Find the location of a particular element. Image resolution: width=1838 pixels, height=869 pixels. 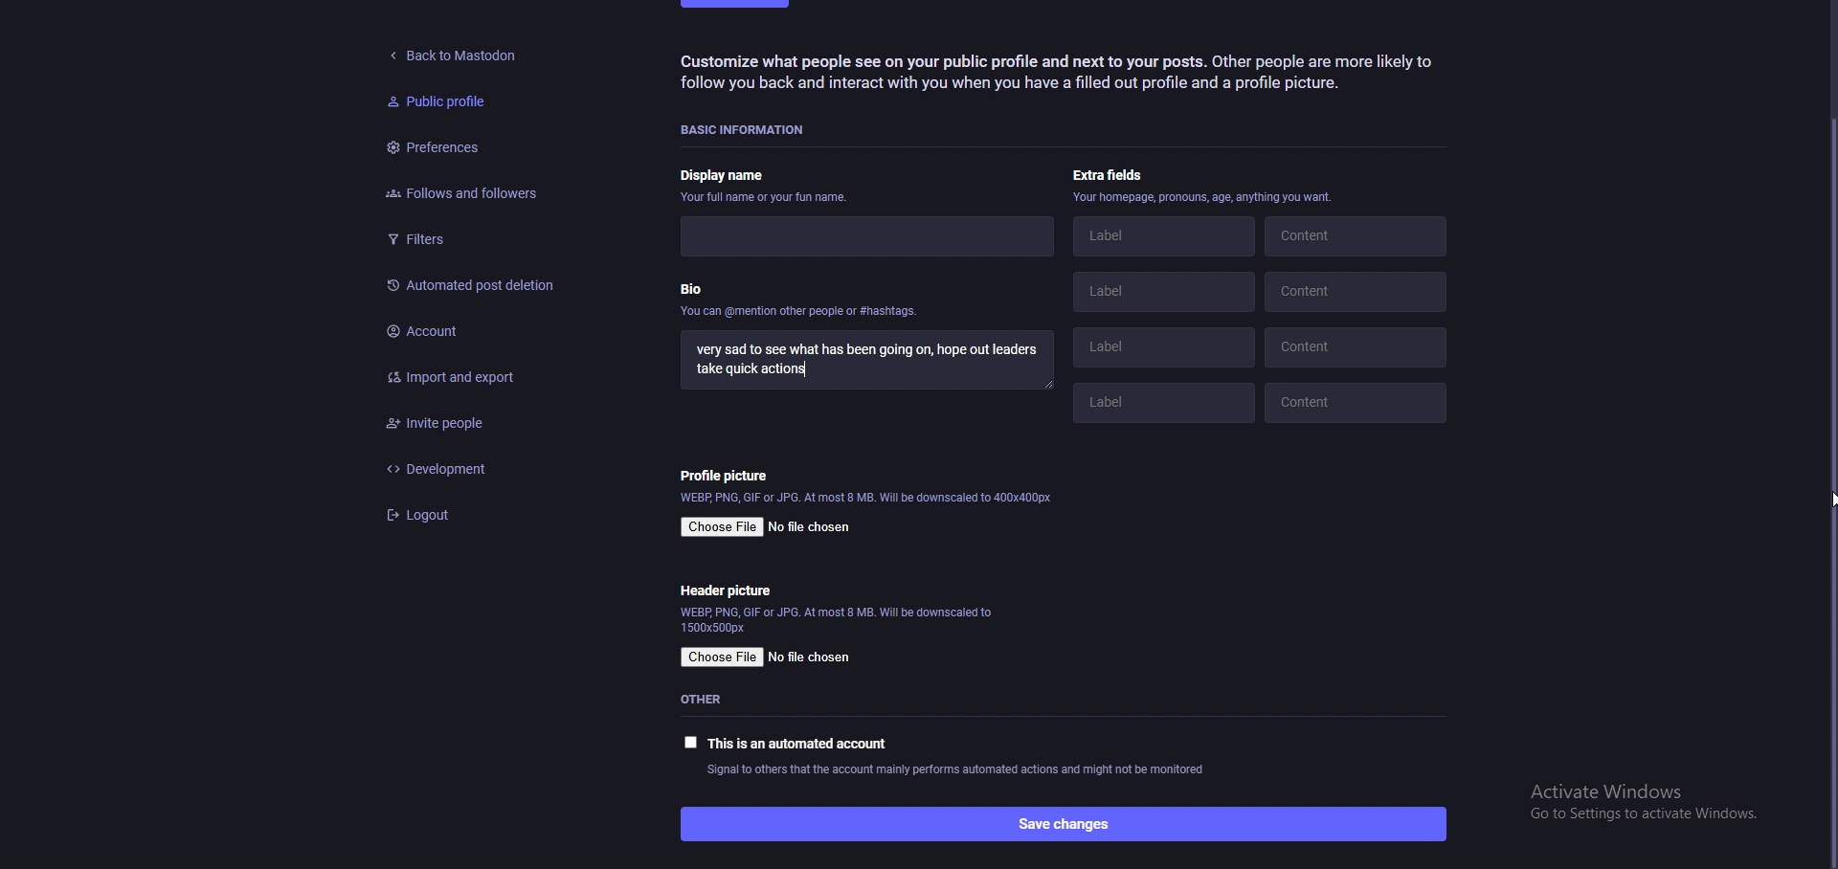

profile picture is located at coordinates (729, 475).